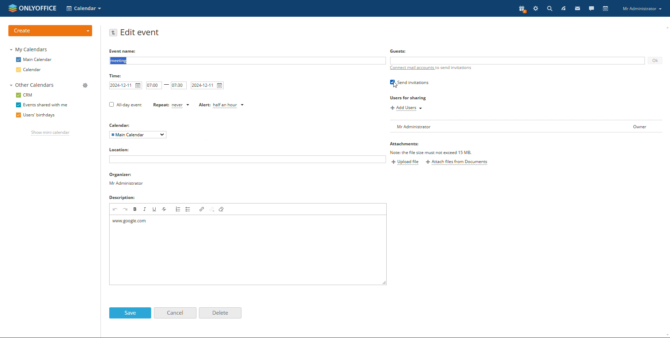 This screenshot has width=670, height=338. I want to click on attach files from documents, so click(456, 162).